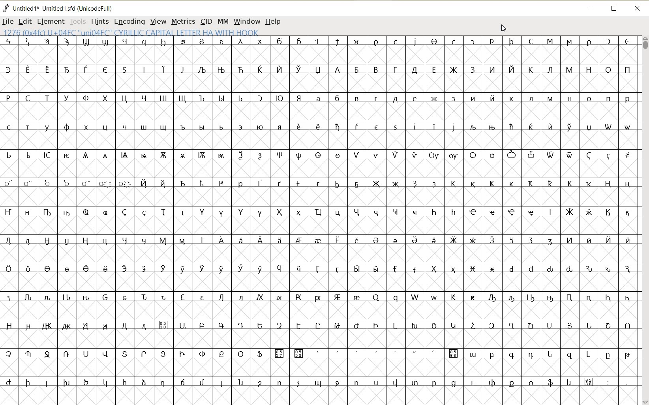 The width and height of the screenshot is (649, 405). I want to click on EDIT, so click(25, 21).